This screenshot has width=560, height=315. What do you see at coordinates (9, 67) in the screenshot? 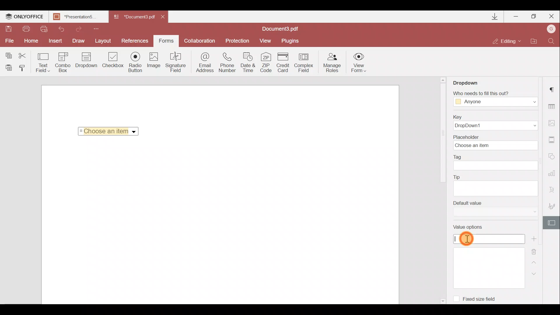
I see `Paste` at bounding box center [9, 67].